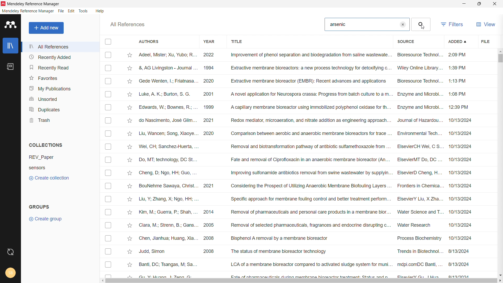  I want to click on close, so click(495, 4).